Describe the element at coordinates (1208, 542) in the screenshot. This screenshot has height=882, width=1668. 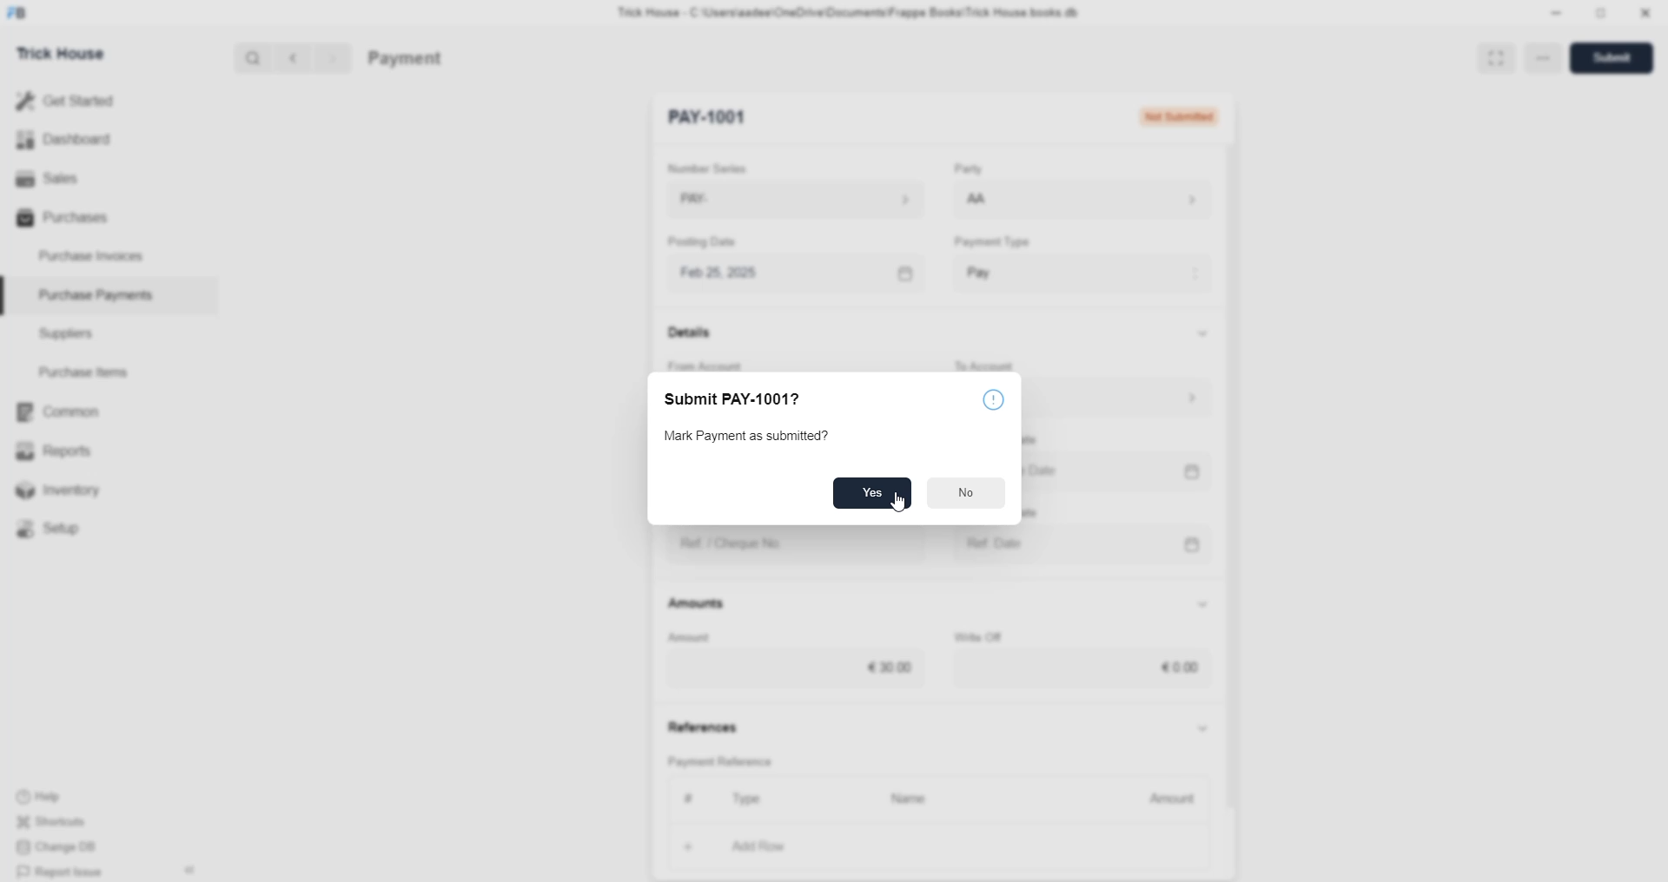
I see `calendar` at that location.